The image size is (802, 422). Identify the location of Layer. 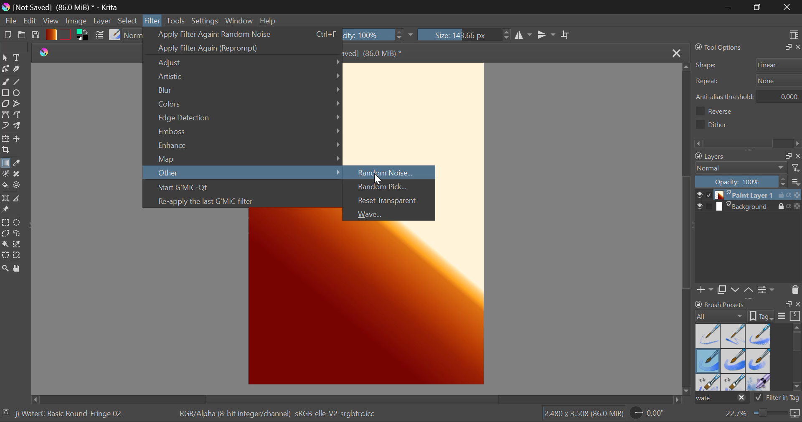
(103, 21).